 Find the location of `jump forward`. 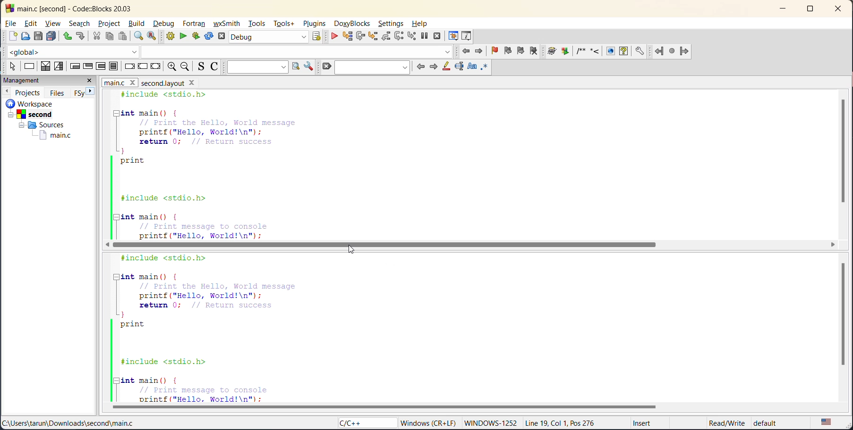

jump forward is located at coordinates (479, 52).